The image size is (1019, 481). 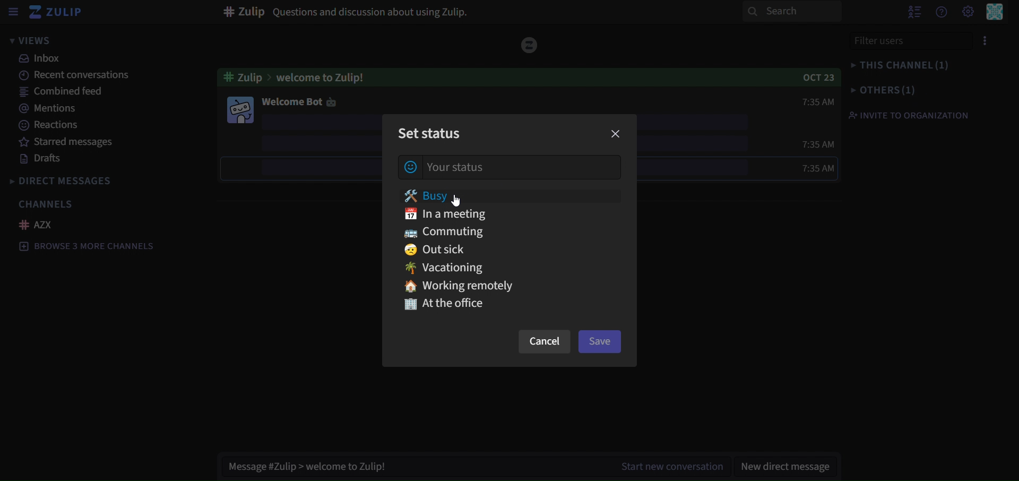 What do you see at coordinates (13, 12) in the screenshot?
I see `sidebar` at bounding box center [13, 12].